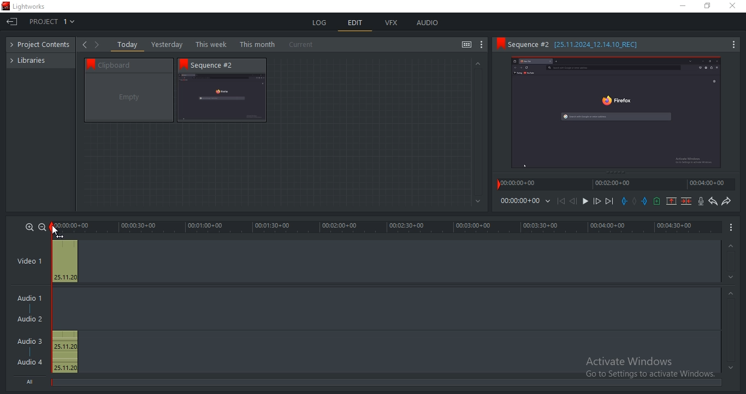  I want to click on restore, so click(707, 7).